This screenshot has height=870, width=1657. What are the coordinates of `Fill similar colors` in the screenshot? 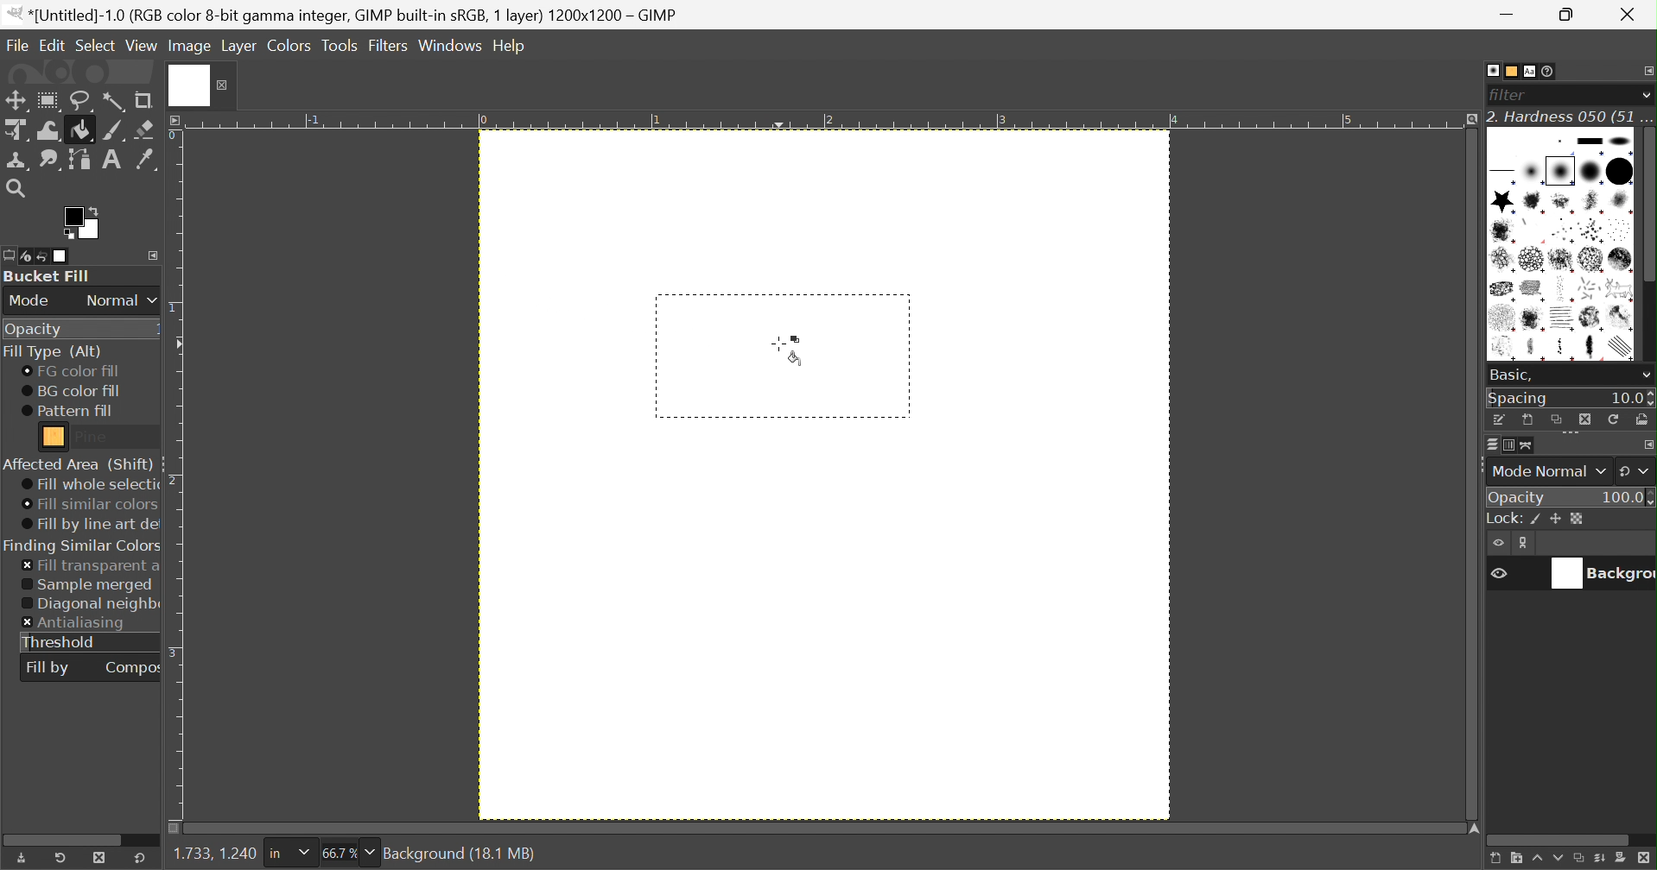 It's located at (88, 505).